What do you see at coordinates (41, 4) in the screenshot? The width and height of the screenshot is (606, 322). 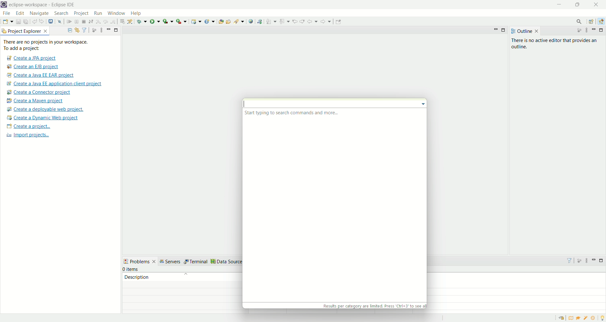 I see `eclipse-workspace-Eclipse IDE` at bounding box center [41, 4].